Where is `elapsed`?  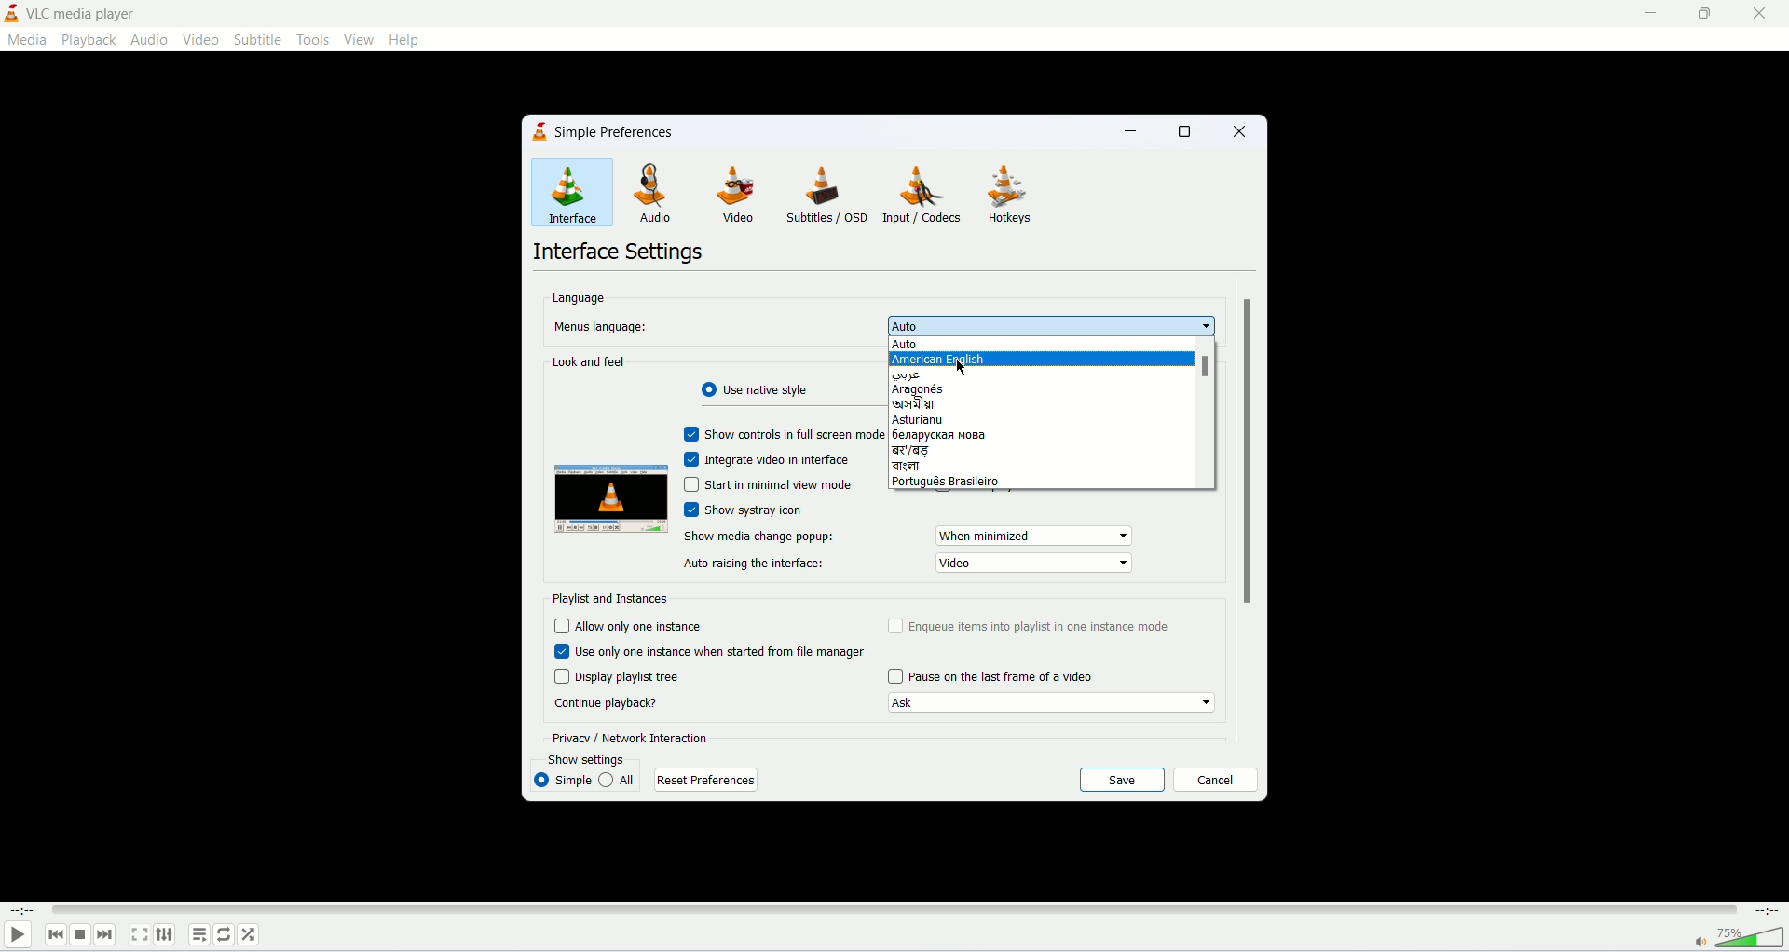 elapsed is located at coordinates (24, 910).